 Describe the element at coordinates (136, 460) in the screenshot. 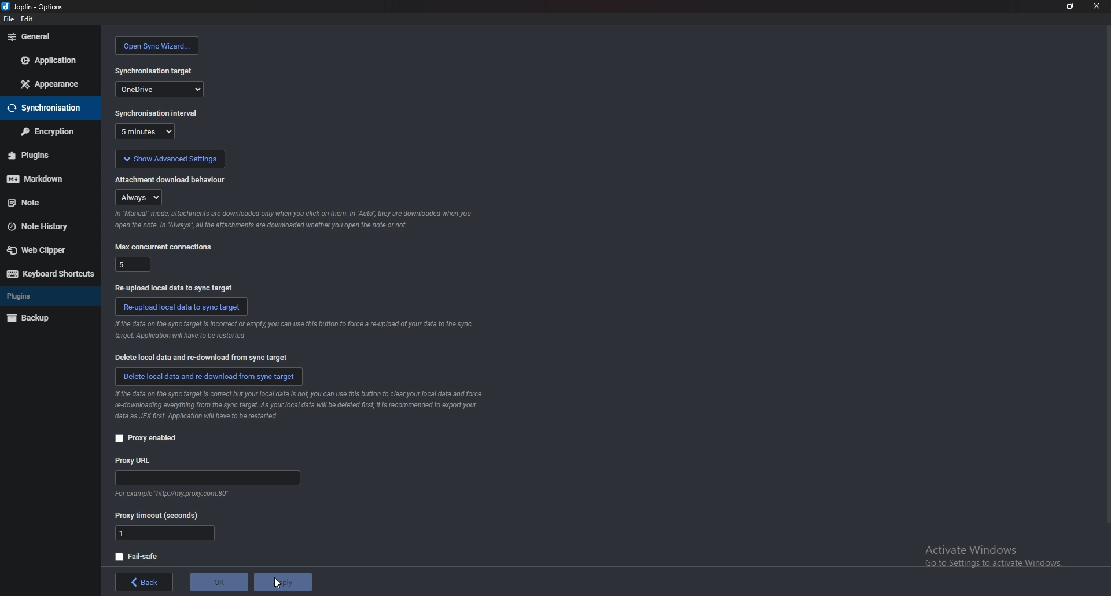

I see `proxy url` at that location.